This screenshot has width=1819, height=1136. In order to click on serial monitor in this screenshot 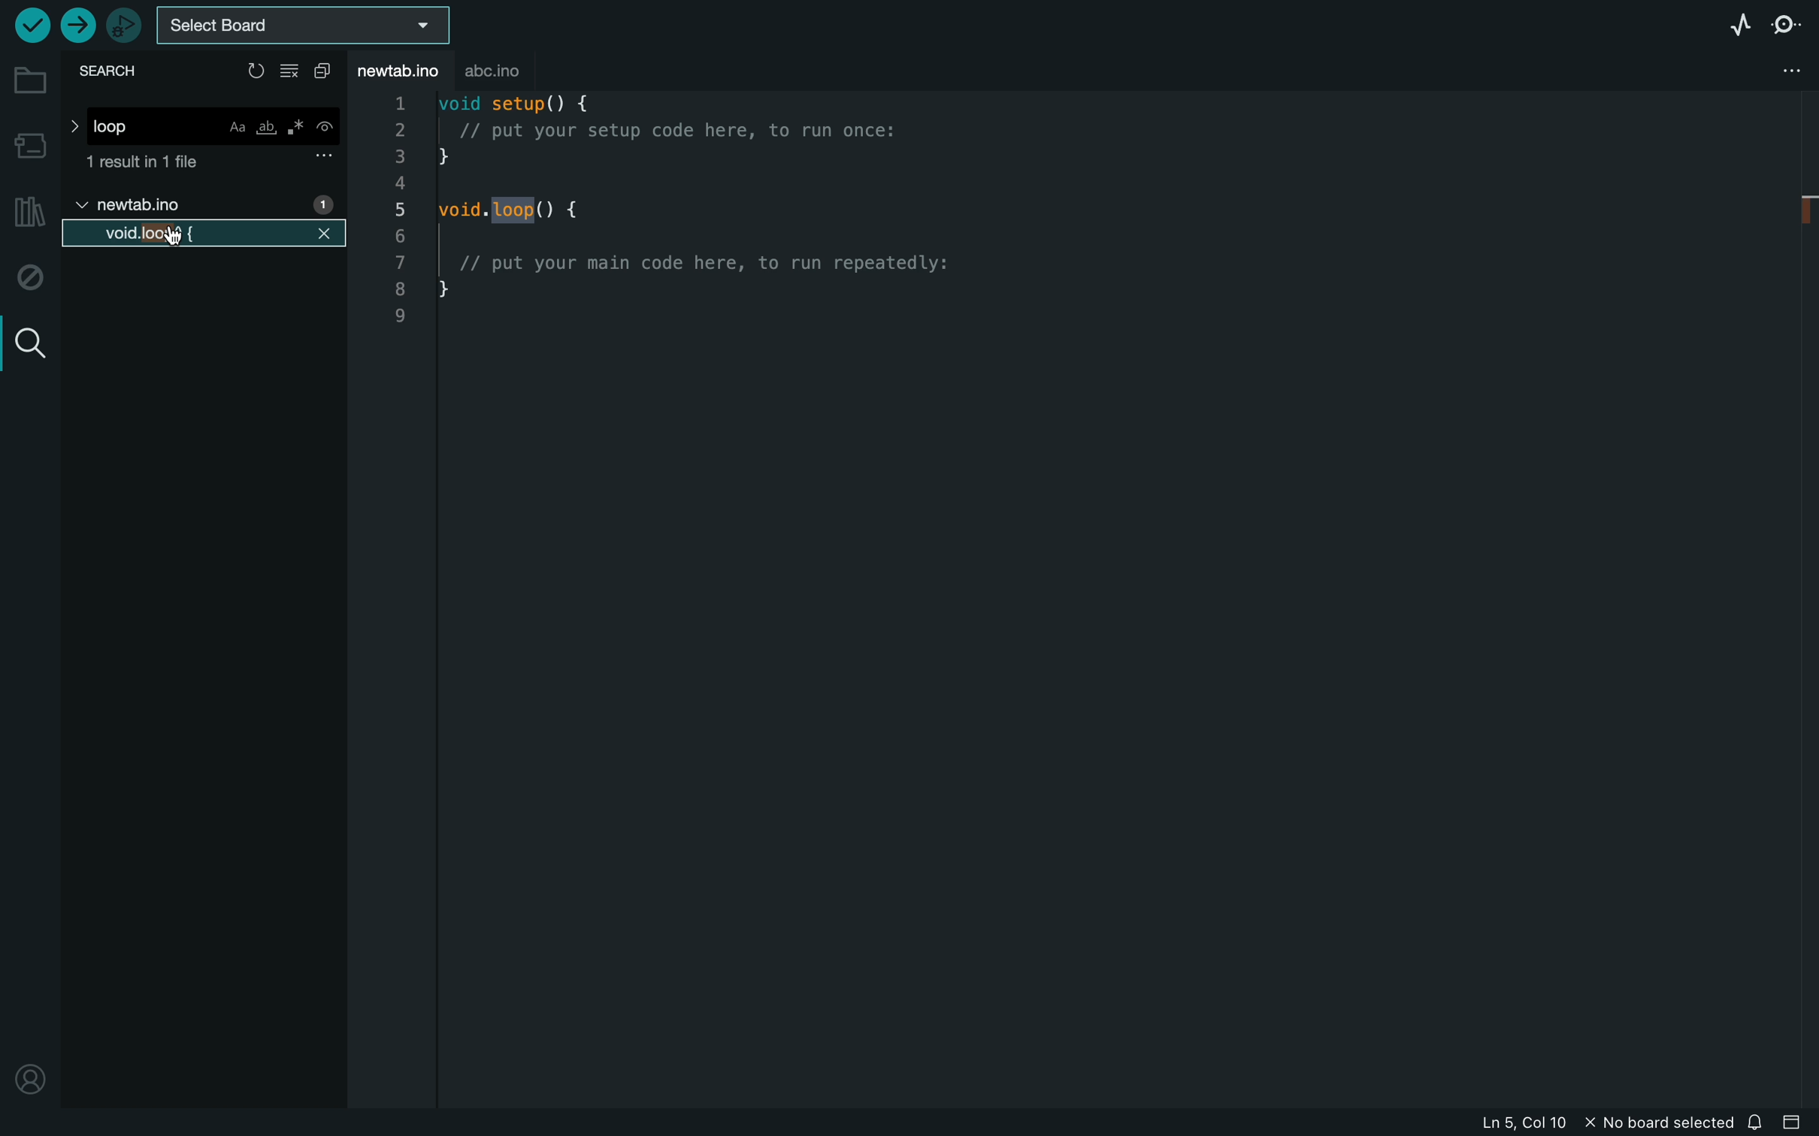, I will do `click(1785, 27)`.